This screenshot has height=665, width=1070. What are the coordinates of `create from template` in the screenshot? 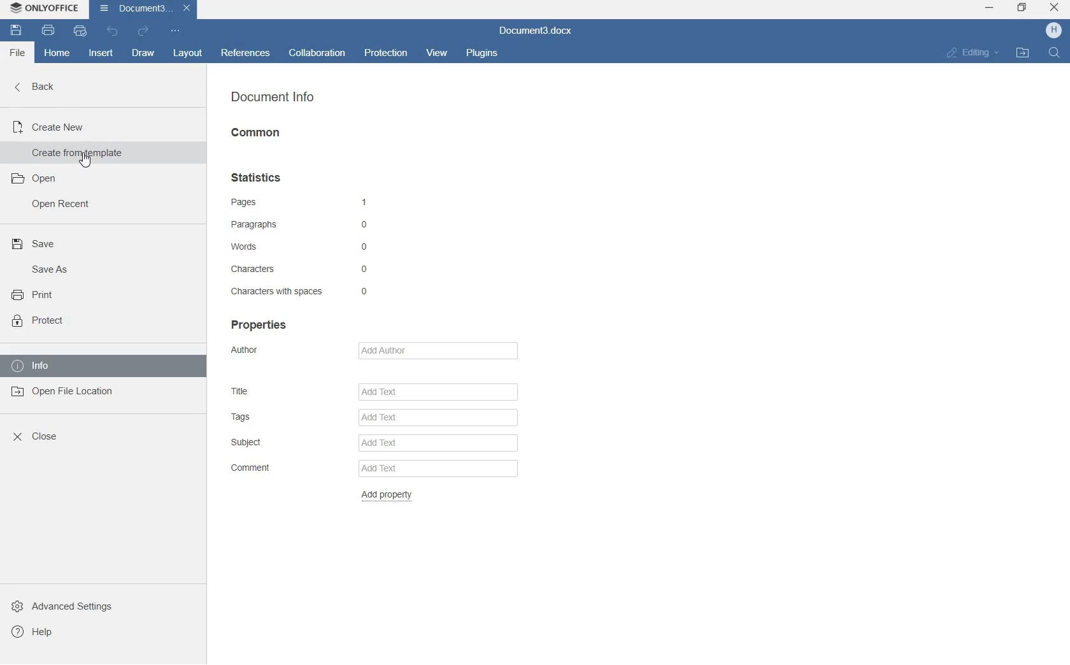 It's located at (85, 152).